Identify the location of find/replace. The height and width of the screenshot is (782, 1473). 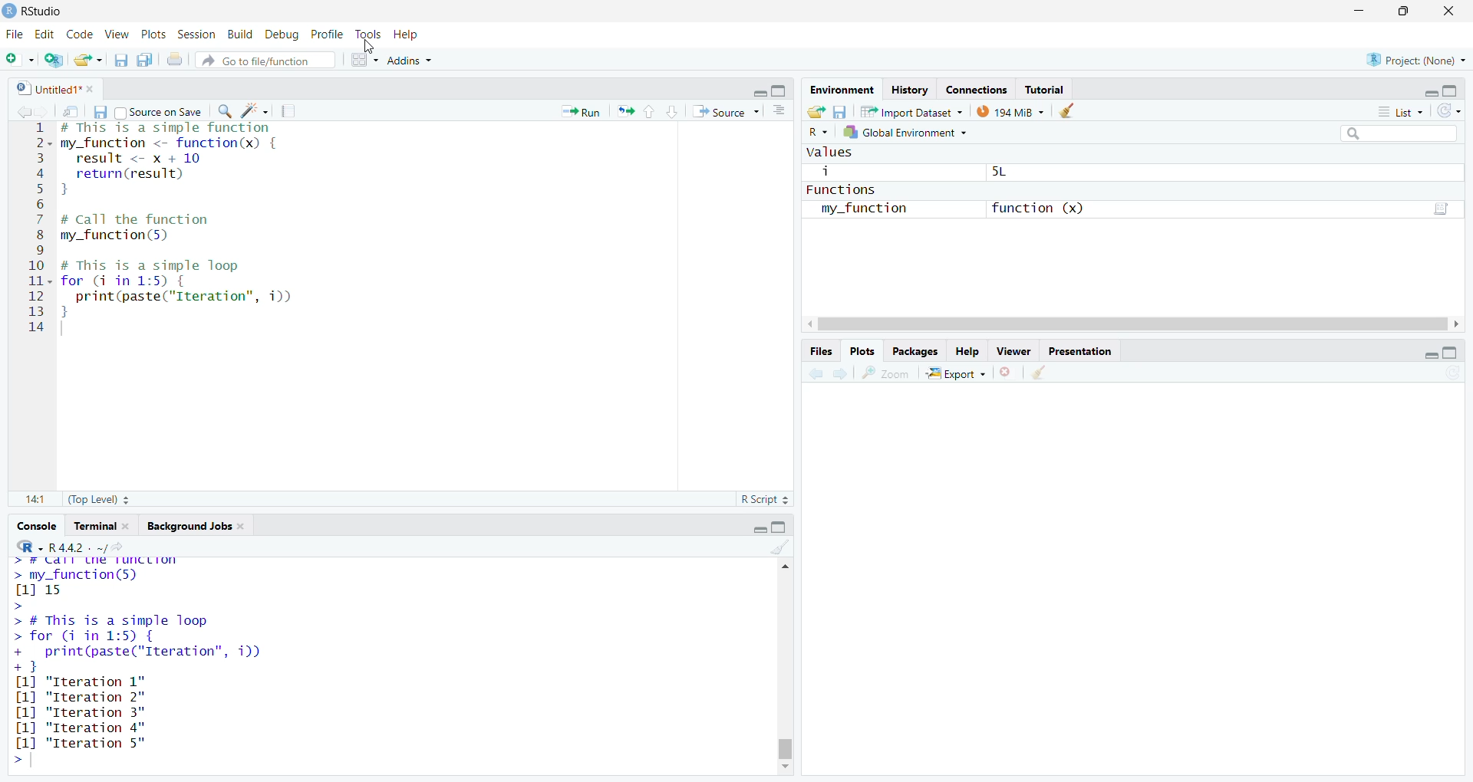
(222, 111).